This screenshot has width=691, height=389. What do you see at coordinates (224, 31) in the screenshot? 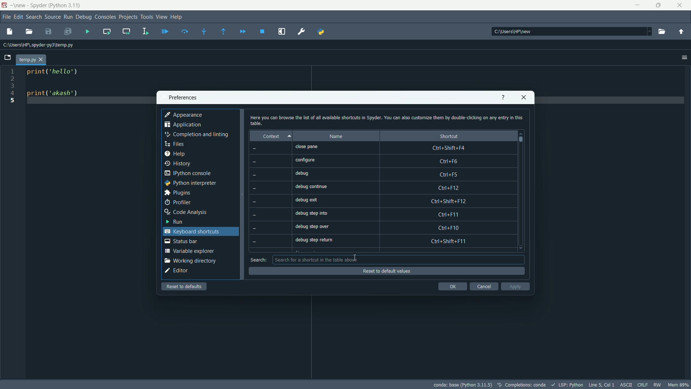
I see `continue execution untill next function` at bounding box center [224, 31].